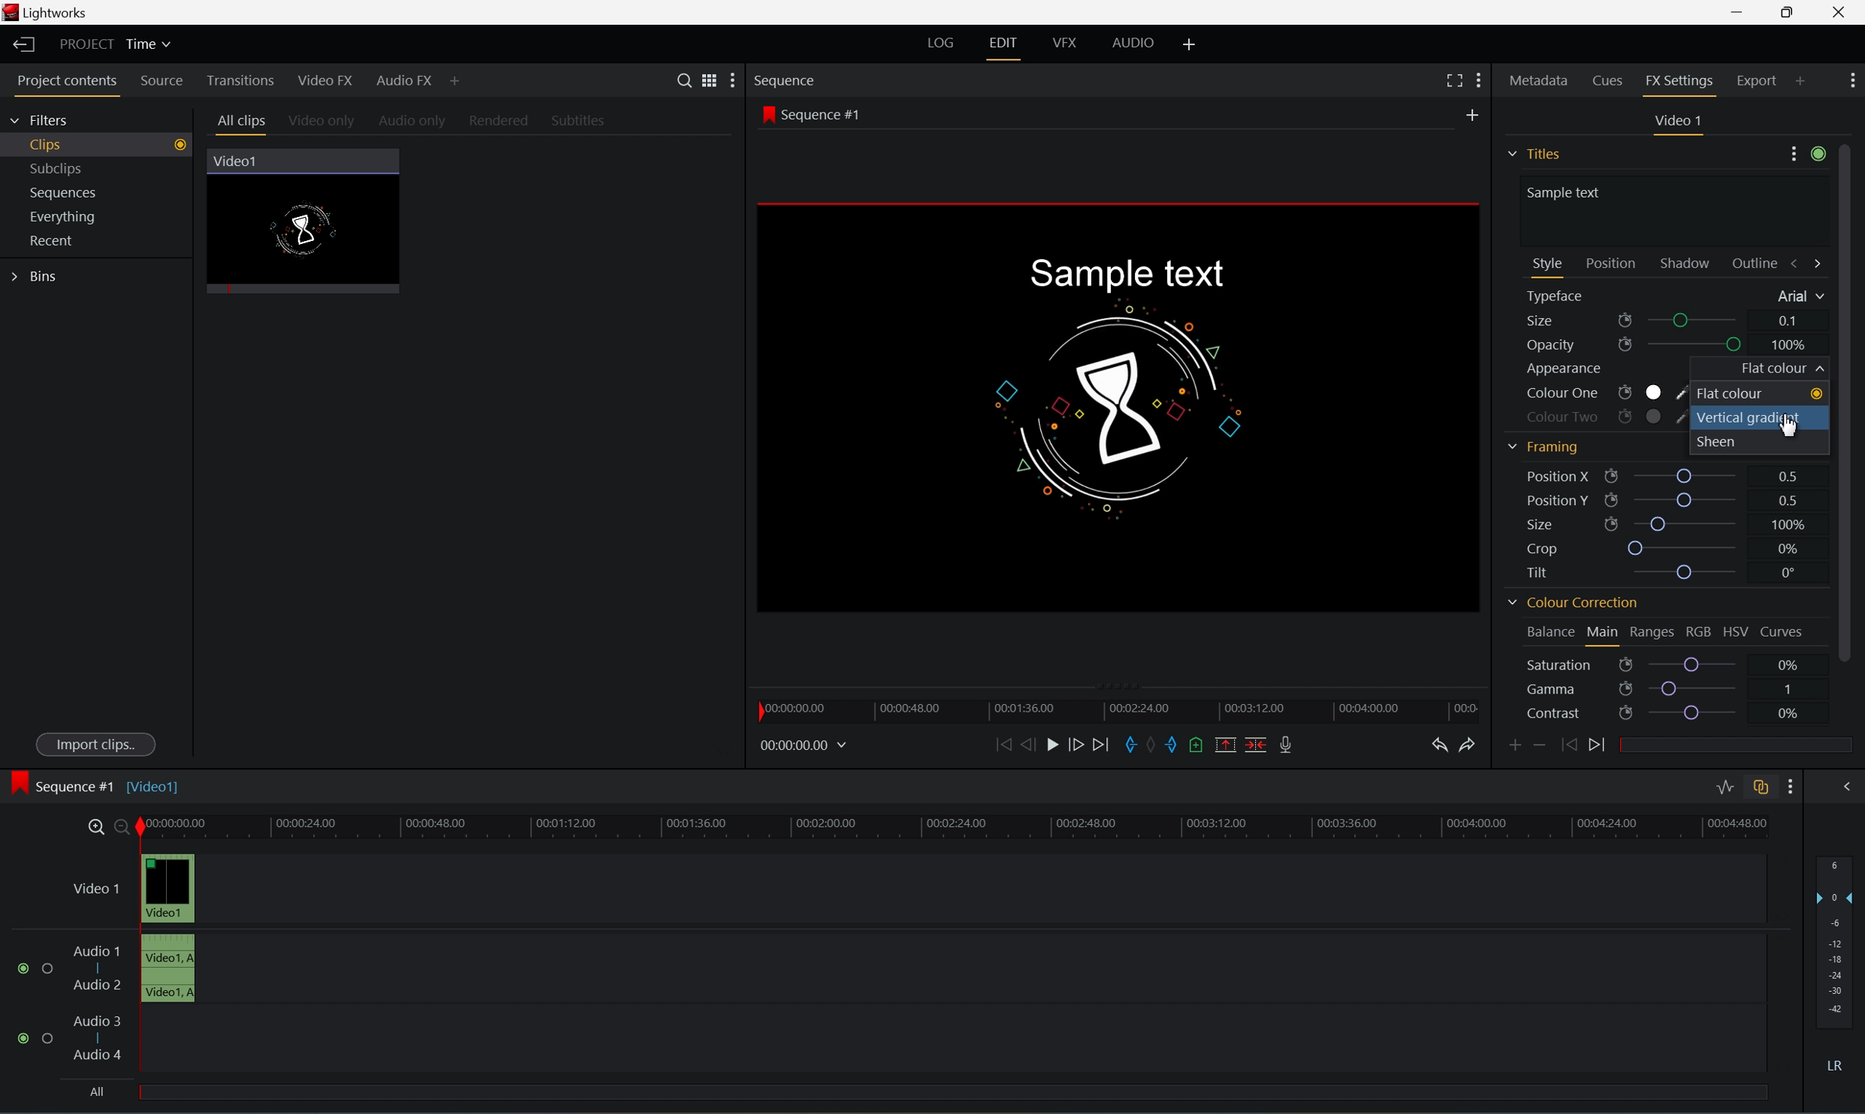 The height and width of the screenshot is (1114, 1865). What do you see at coordinates (1701, 714) in the screenshot?
I see `slider` at bounding box center [1701, 714].